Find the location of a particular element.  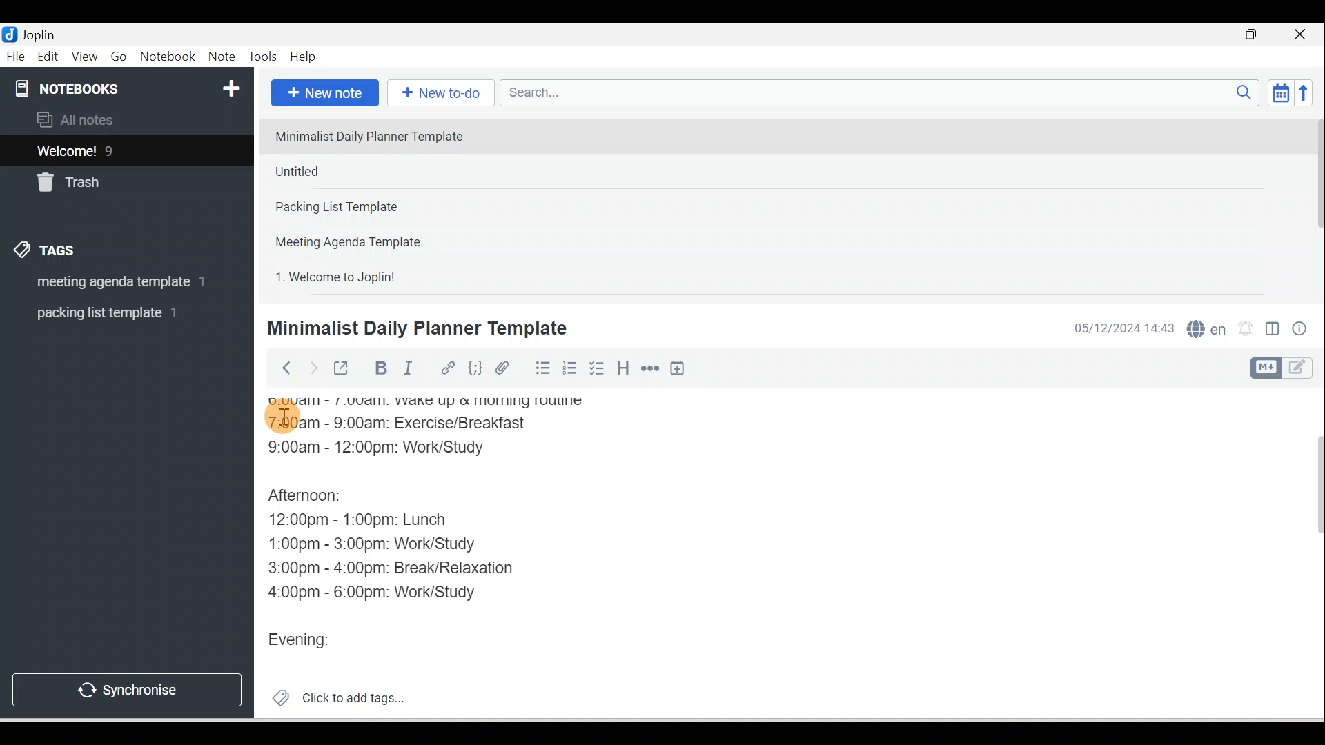

Note 1 is located at coordinates (379, 135).